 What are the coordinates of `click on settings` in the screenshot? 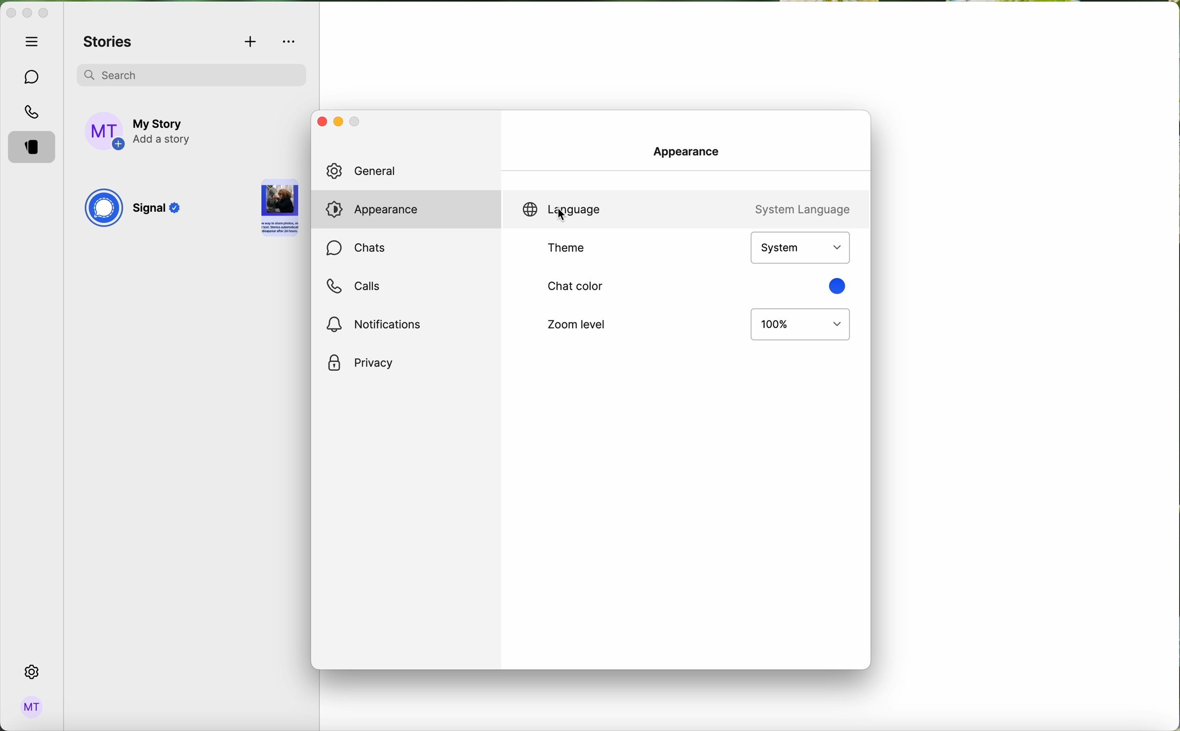 It's located at (32, 673).